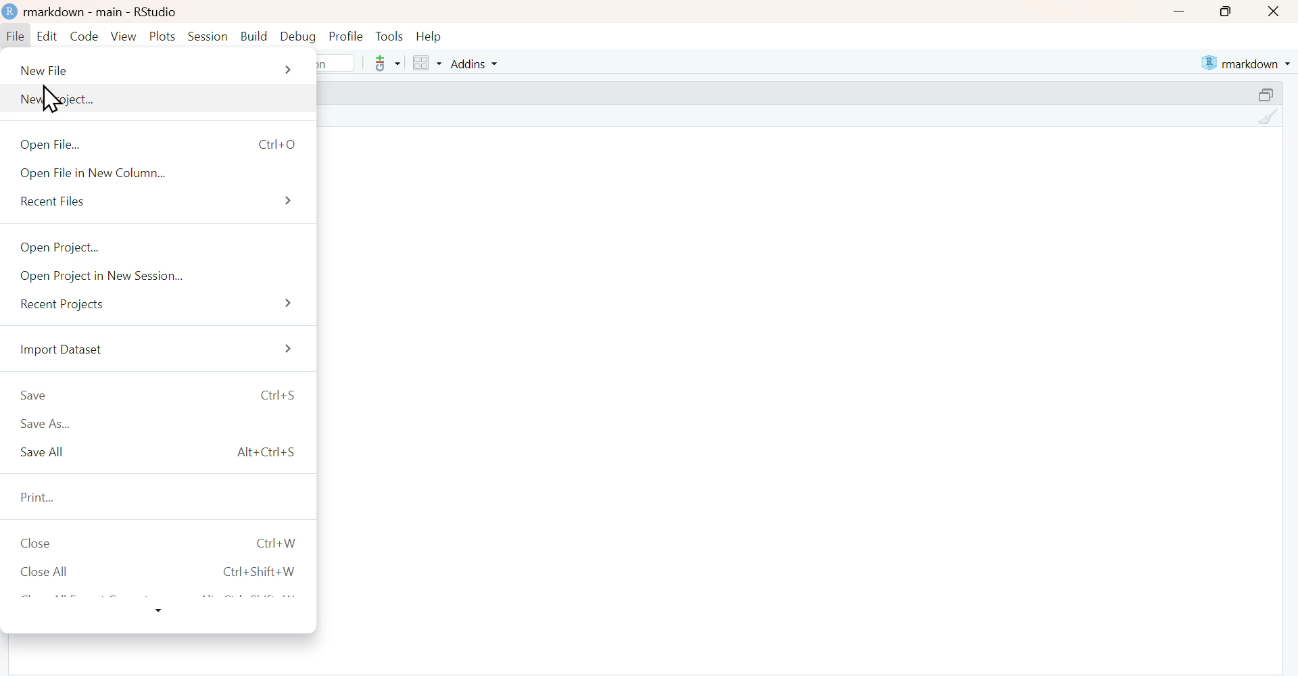 The height and width of the screenshot is (676, 1298). What do you see at coordinates (53, 98) in the screenshot?
I see `cursor` at bounding box center [53, 98].